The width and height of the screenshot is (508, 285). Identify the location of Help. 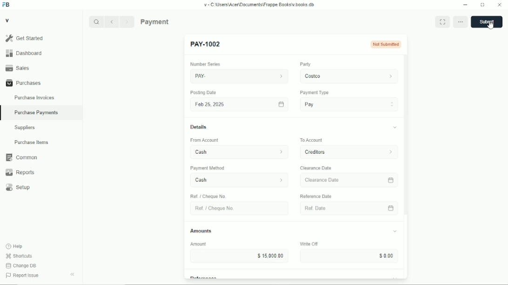
(14, 246).